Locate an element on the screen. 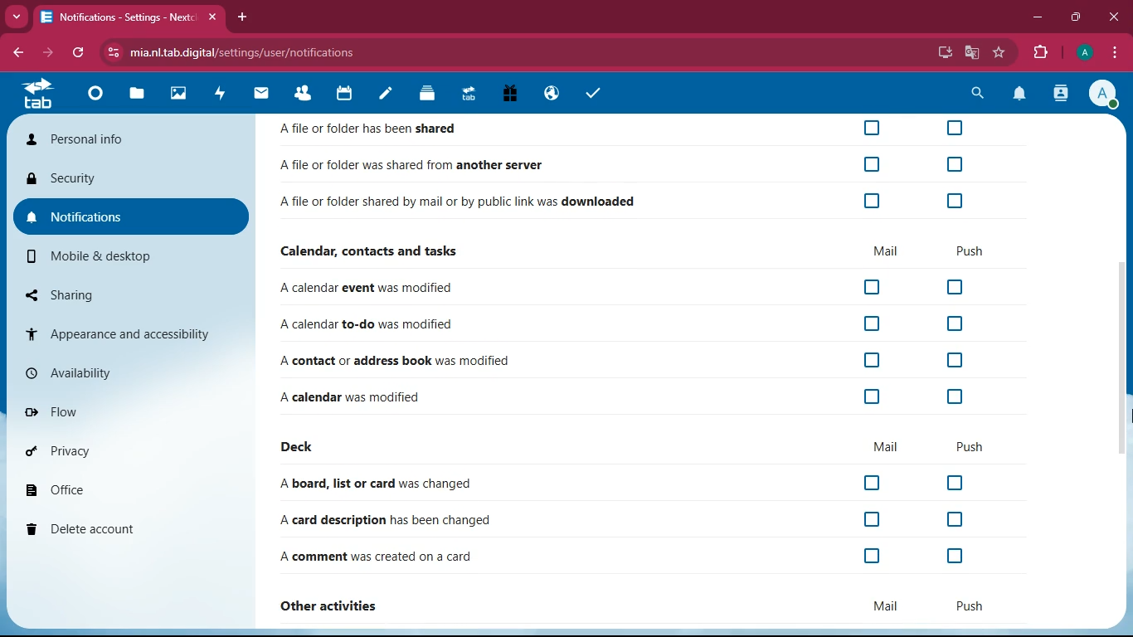  off is located at coordinates (874, 287).